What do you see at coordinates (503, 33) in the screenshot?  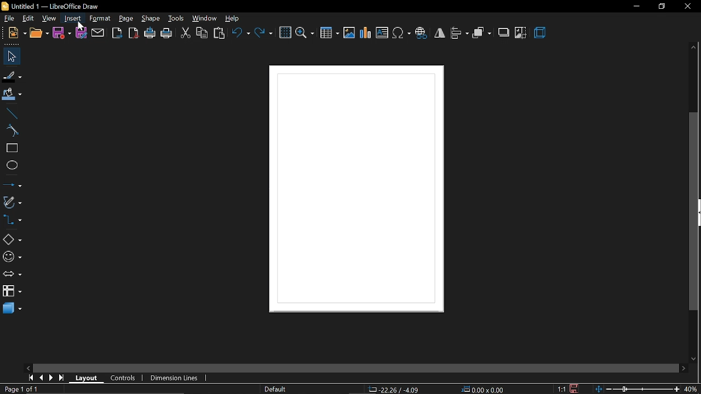 I see `shadow` at bounding box center [503, 33].